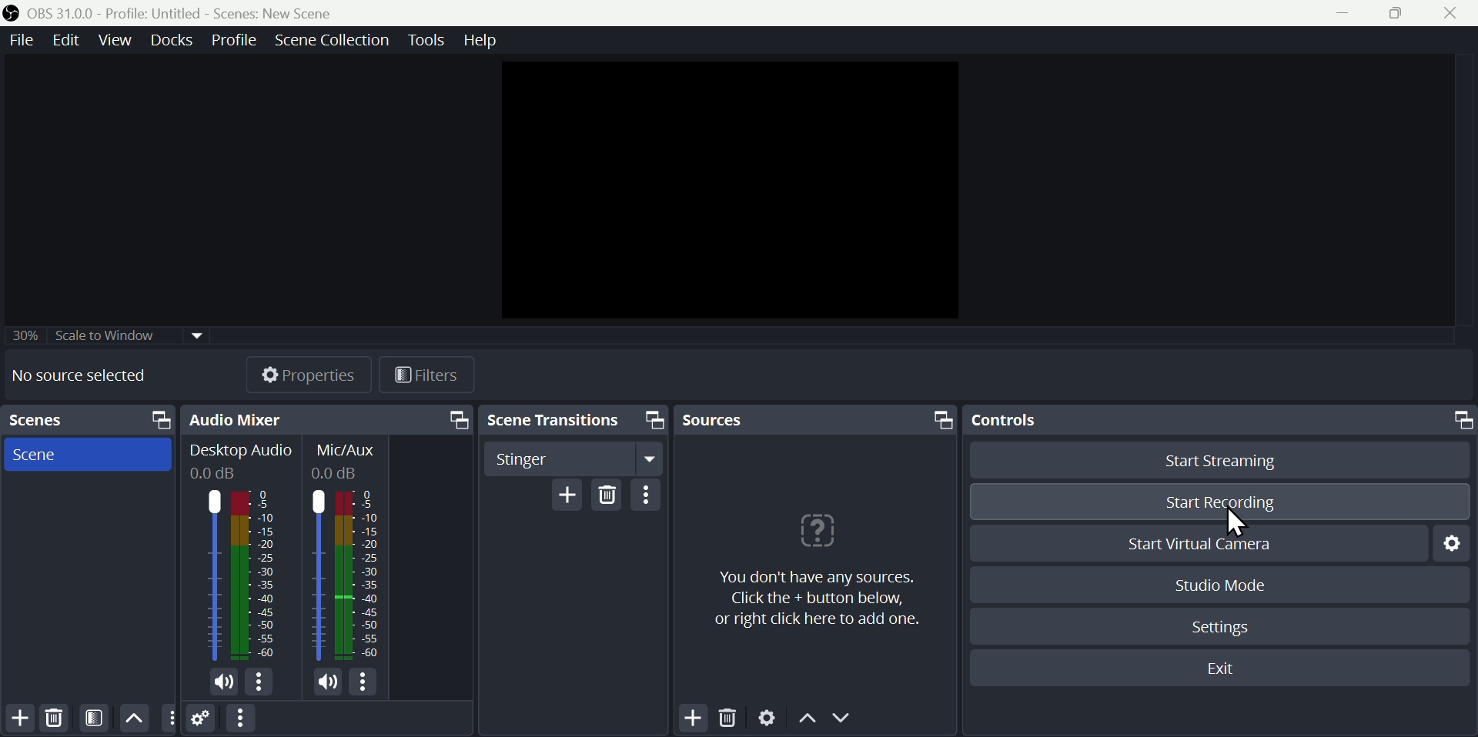 This screenshot has width=1478, height=737. I want to click on Audio mixer, so click(239, 417).